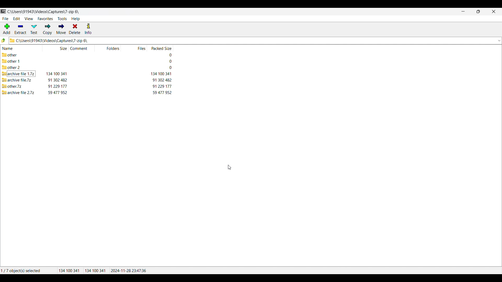  I want to click on size, so click(57, 80).